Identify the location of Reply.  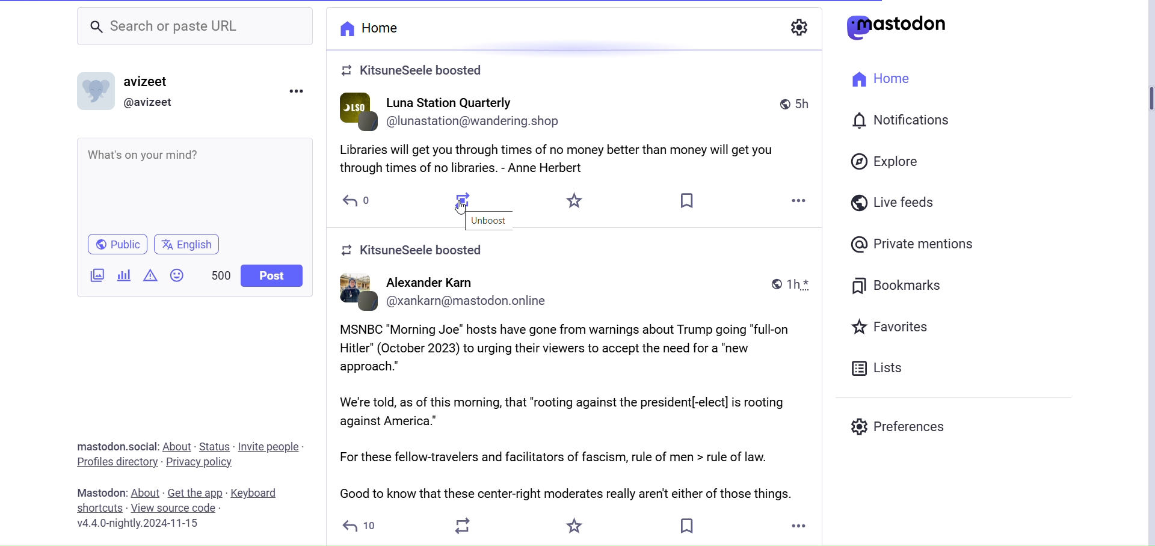
(362, 527).